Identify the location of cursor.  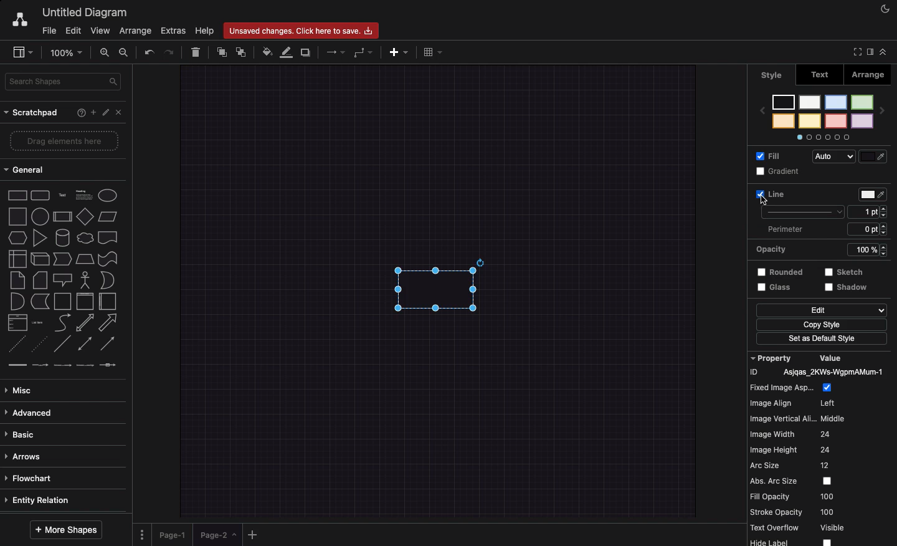
(764, 201).